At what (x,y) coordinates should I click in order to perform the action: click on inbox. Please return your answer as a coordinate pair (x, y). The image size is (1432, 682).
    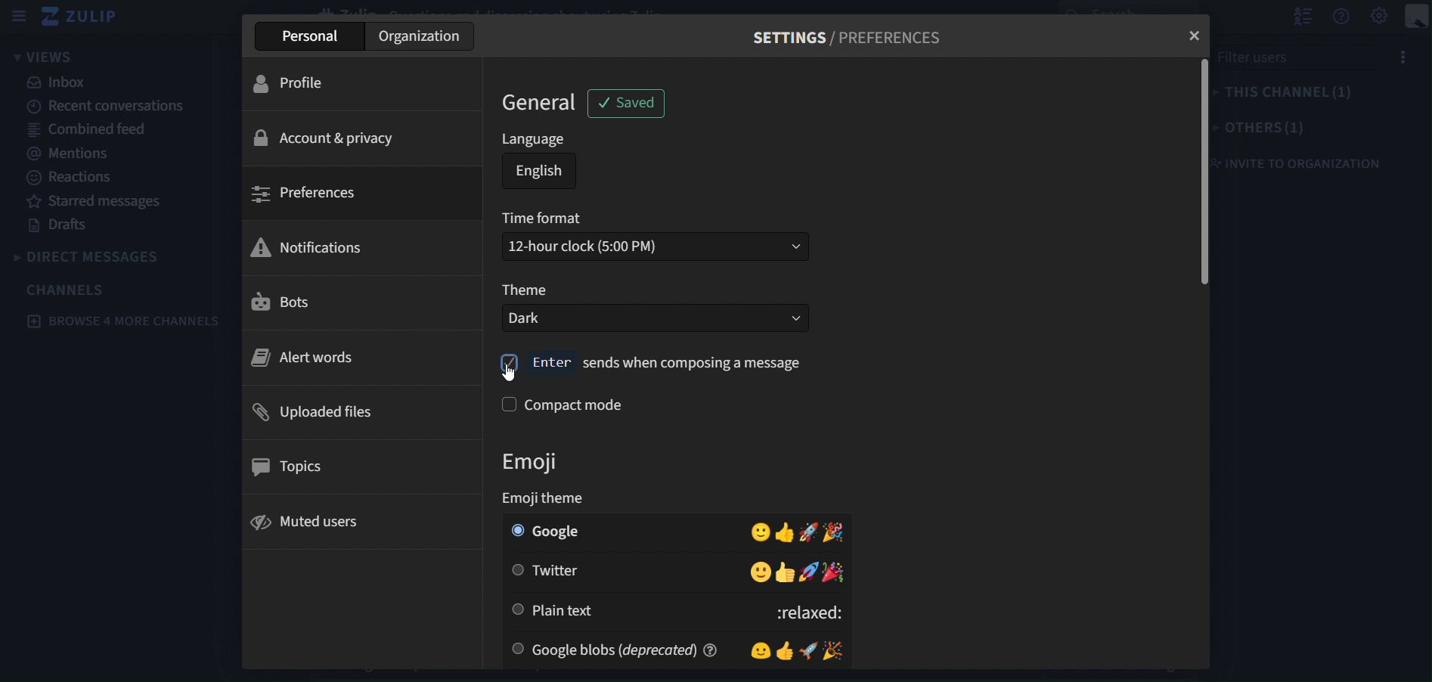
    Looking at the image, I should click on (63, 83).